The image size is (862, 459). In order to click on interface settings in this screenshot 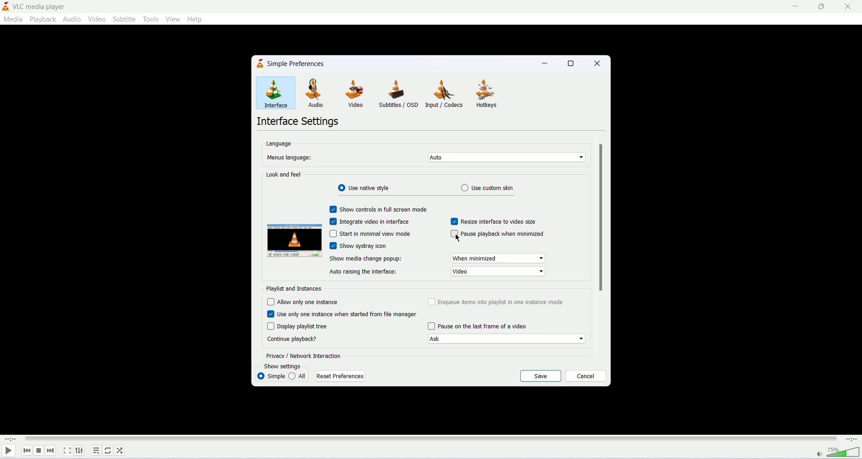, I will do `click(297, 123)`.